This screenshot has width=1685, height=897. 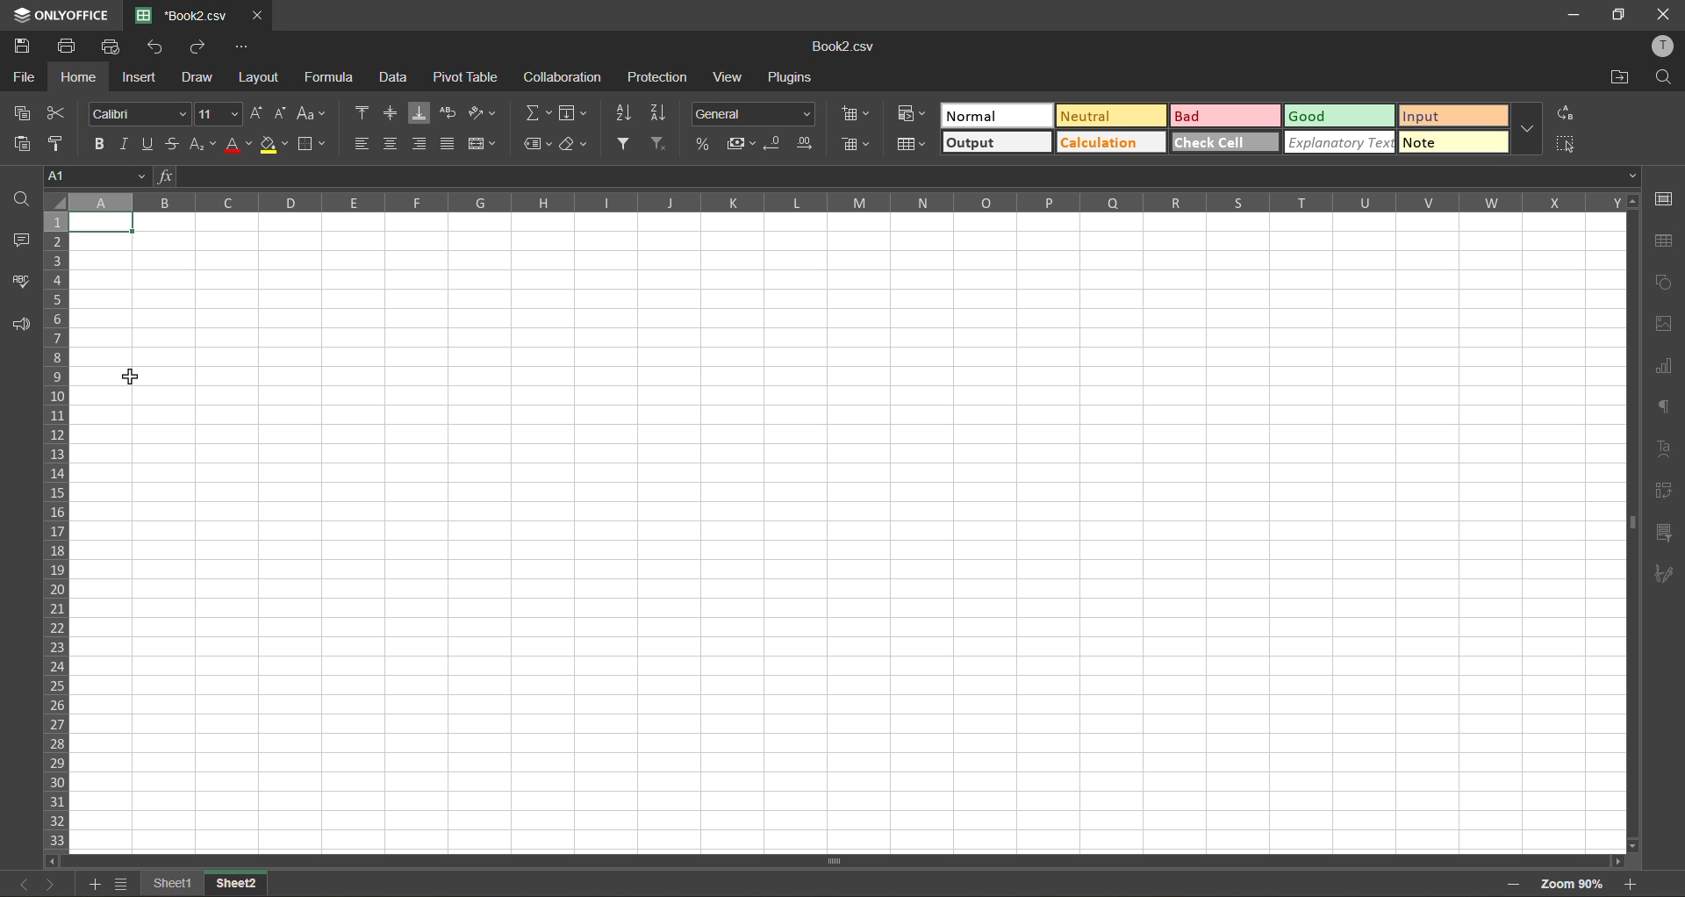 I want to click on align left, so click(x=362, y=145).